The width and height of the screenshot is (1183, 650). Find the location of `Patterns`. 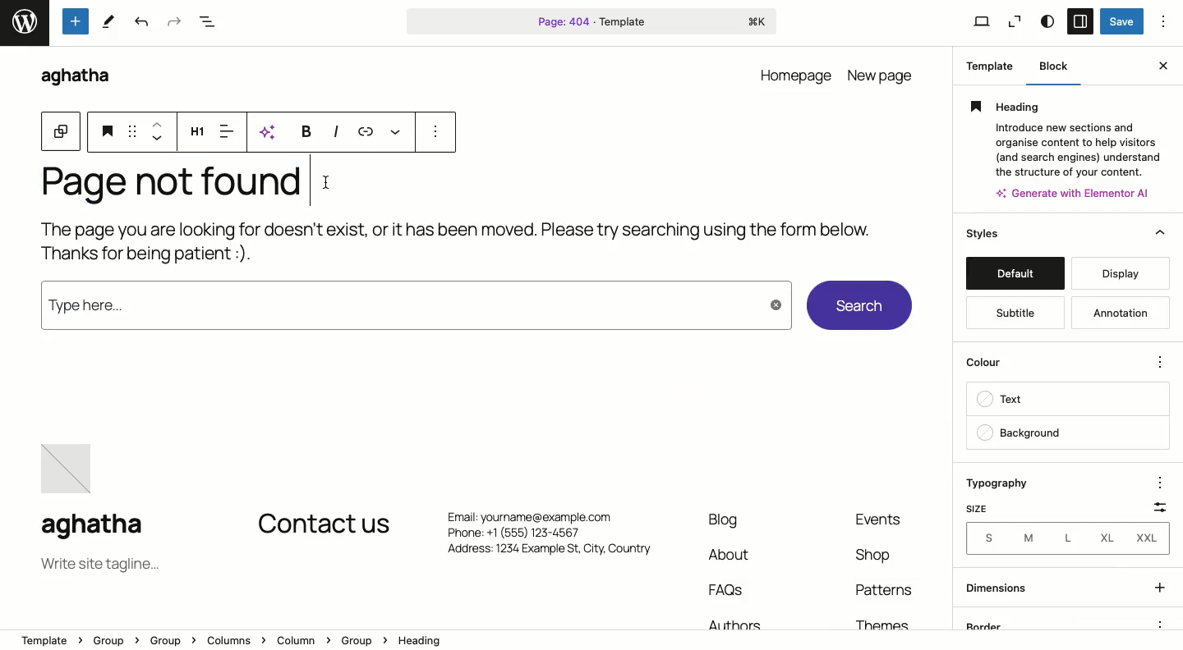

Patterns is located at coordinates (888, 595).